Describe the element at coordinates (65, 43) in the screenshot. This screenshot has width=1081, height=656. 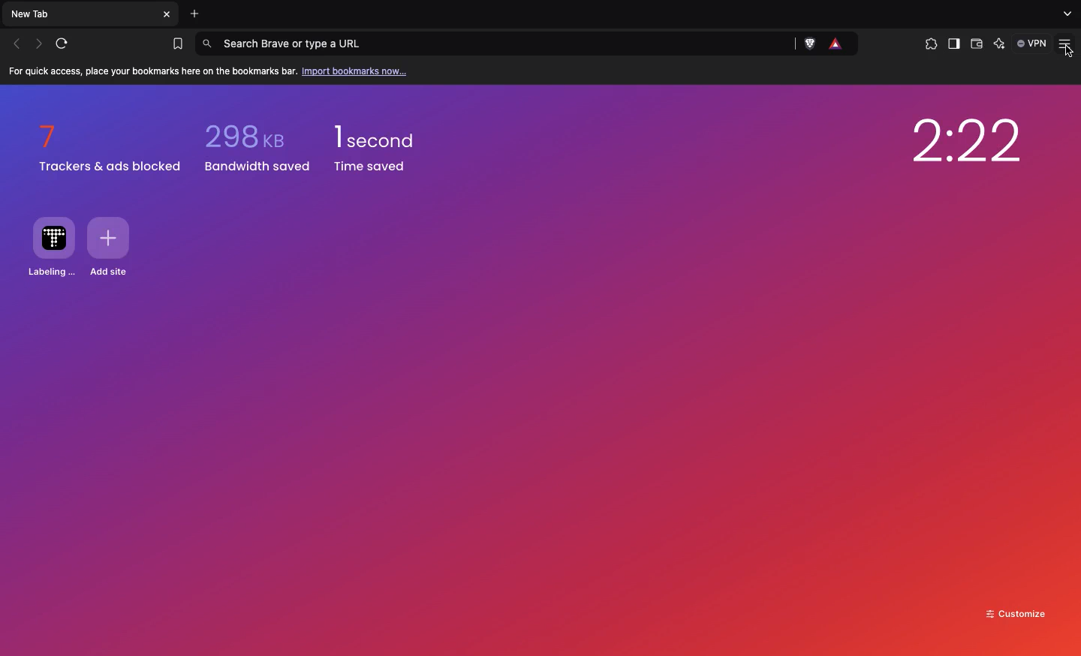
I see `Reload this page` at that location.